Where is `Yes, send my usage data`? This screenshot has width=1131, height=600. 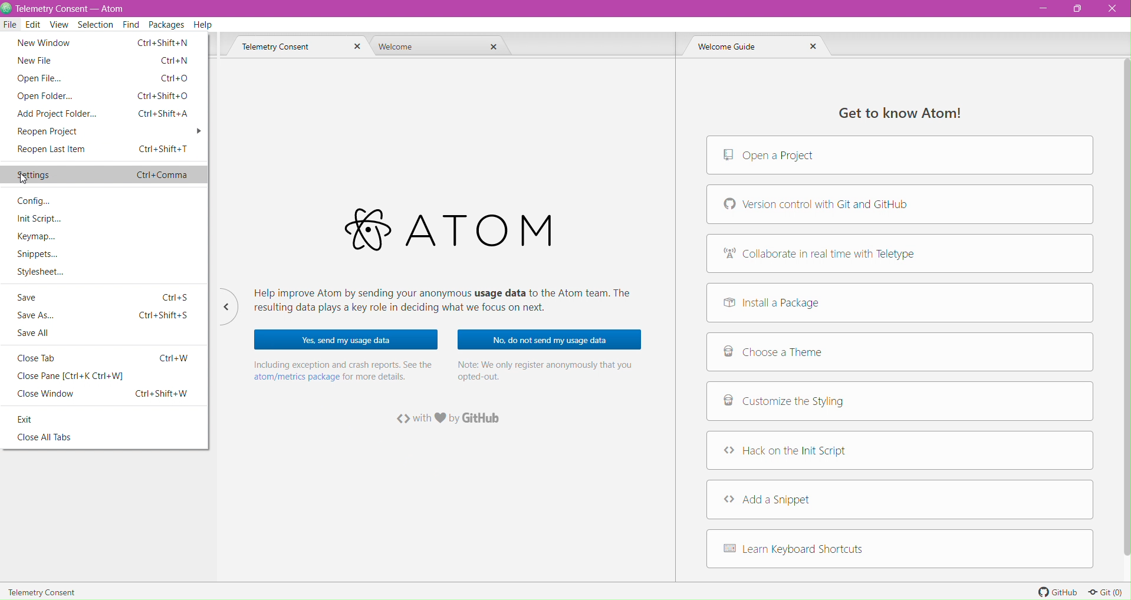 Yes, send my usage data is located at coordinates (347, 339).